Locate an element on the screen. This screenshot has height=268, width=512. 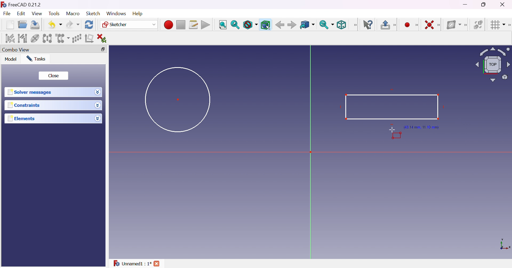
Go to linked object is located at coordinates (307, 25).